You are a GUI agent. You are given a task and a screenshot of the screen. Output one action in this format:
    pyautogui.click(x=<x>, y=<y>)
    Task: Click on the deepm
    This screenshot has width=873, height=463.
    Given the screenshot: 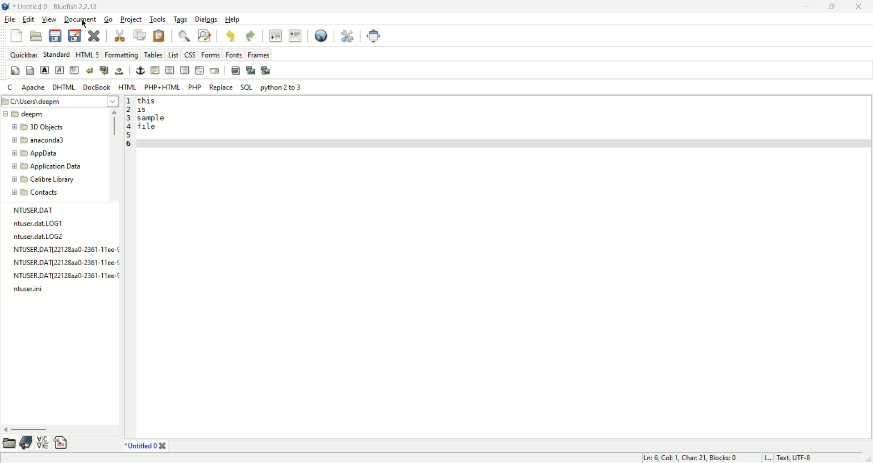 What is the action you would take?
    pyautogui.click(x=25, y=113)
    